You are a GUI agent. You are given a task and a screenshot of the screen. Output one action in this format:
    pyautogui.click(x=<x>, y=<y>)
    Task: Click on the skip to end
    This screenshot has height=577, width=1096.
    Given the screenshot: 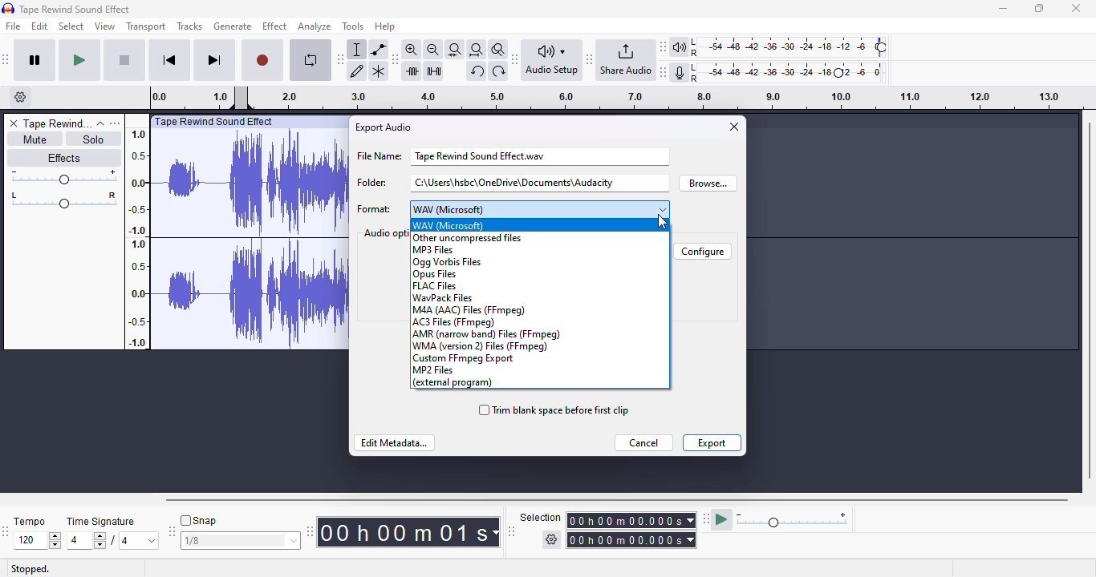 What is the action you would take?
    pyautogui.click(x=215, y=61)
    